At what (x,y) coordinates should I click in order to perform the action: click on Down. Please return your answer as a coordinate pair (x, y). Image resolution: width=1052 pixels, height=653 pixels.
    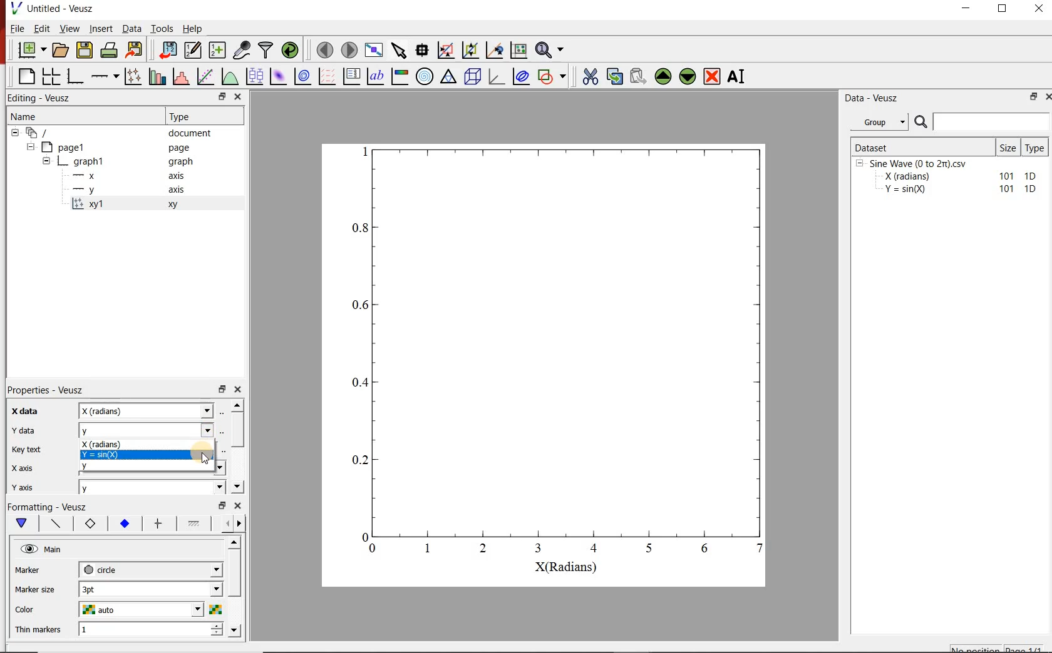
    Looking at the image, I should click on (235, 630).